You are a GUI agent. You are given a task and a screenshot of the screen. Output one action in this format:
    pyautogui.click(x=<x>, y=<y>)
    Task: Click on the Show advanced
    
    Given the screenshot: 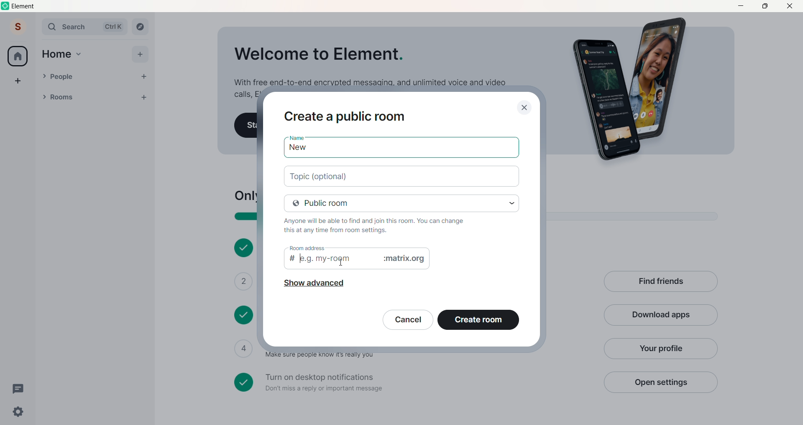 What is the action you would take?
    pyautogui.click(x=313, y=285)
    